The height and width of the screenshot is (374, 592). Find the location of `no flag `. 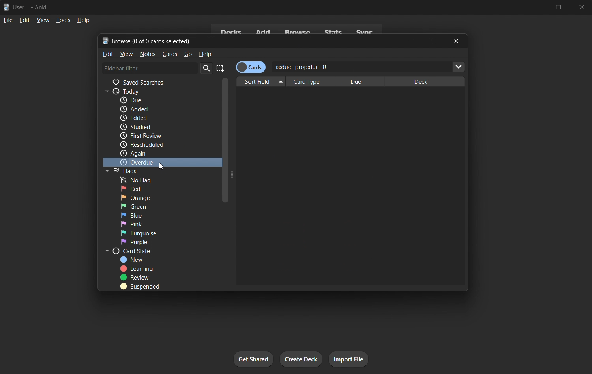

no flag  is located at coordinates (145, 180).